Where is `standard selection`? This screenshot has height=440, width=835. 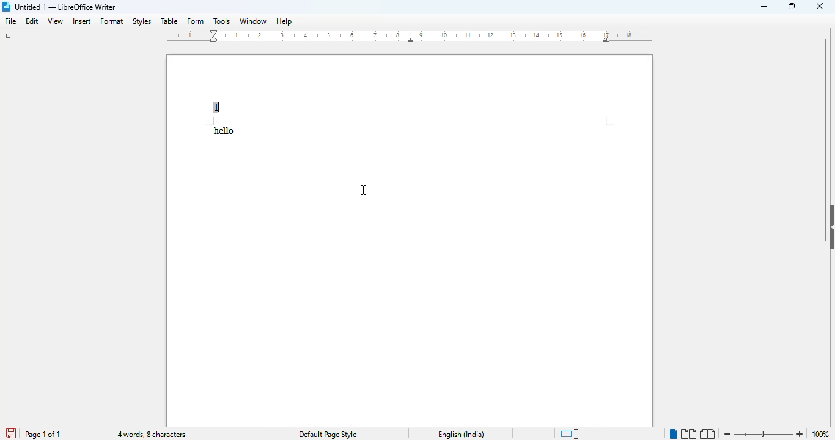 standard selection is located at coordinates (570, 434).